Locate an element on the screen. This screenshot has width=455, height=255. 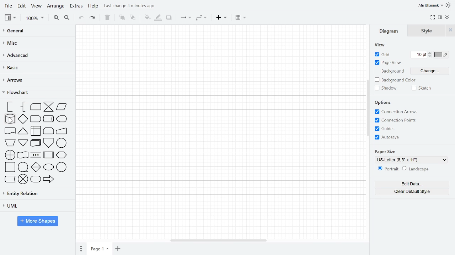
Fullscreen is located at coordinates (433, 18).